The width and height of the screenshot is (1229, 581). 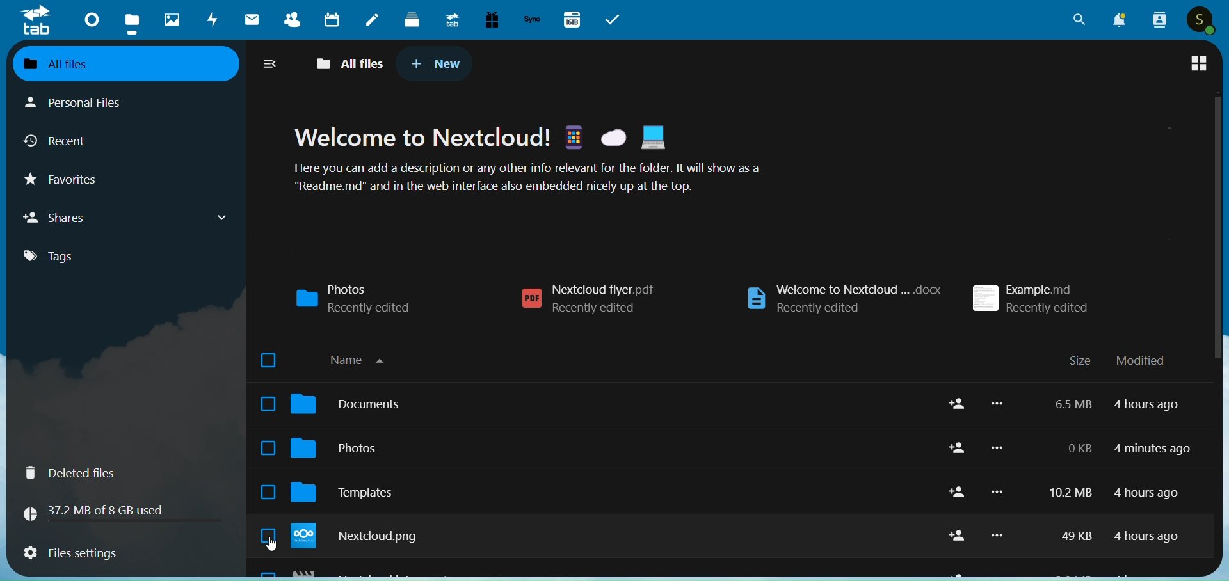 I want to click on size, so click(x=1080, y=360).